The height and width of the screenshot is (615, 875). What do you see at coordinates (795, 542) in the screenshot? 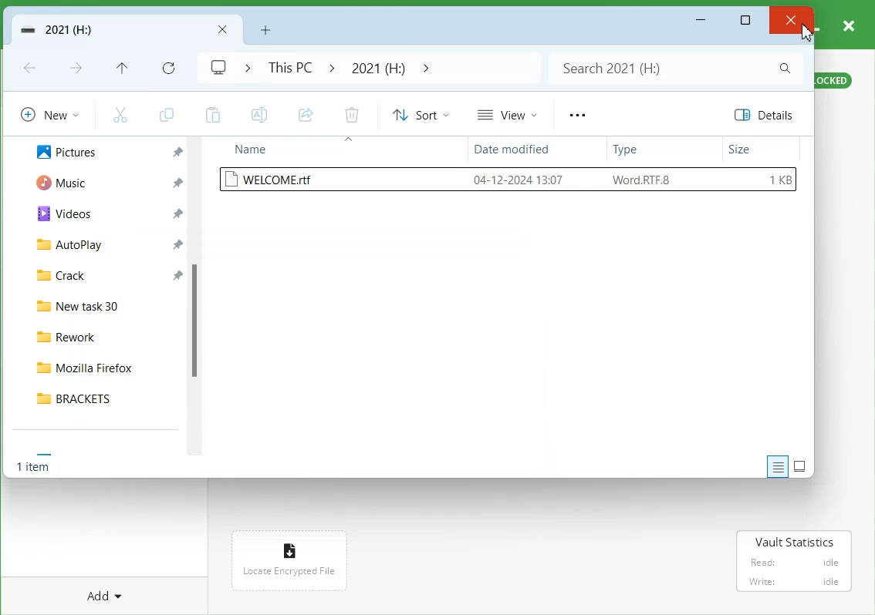
I see `Vault Statistics` at bounding box center [795, 542].